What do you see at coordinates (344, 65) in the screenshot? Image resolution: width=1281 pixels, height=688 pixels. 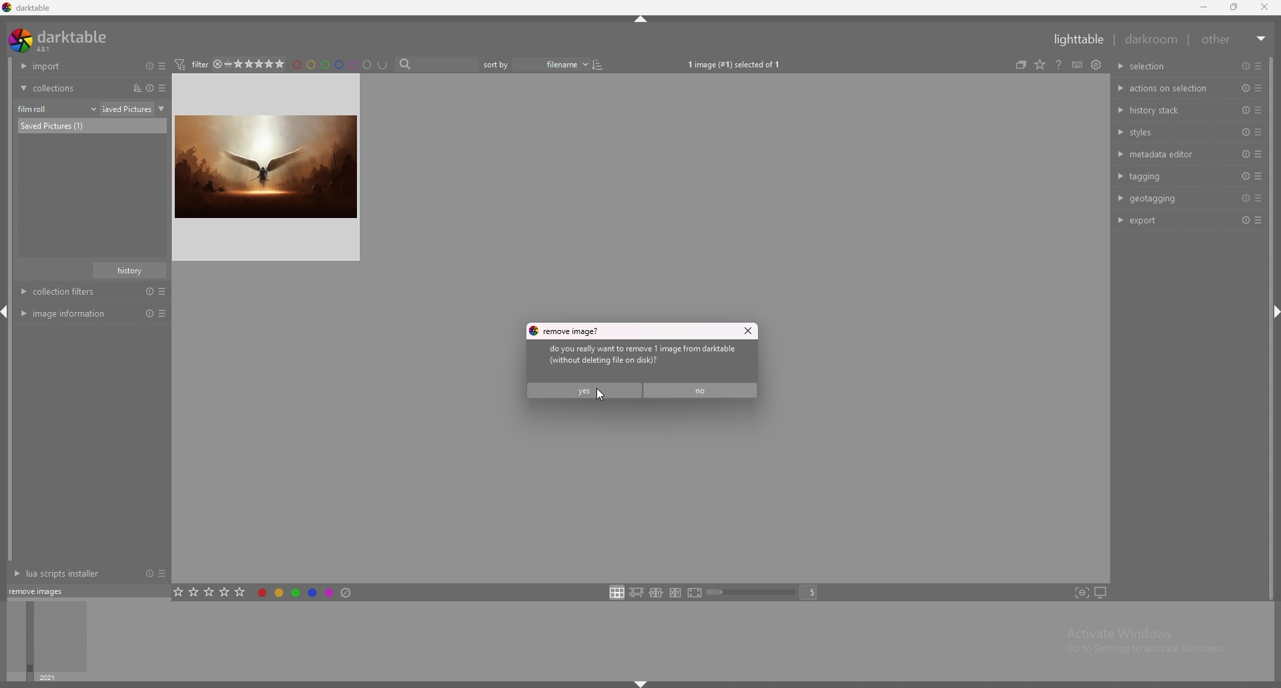 I see `filter by color label` at bounding box center [344, 65].